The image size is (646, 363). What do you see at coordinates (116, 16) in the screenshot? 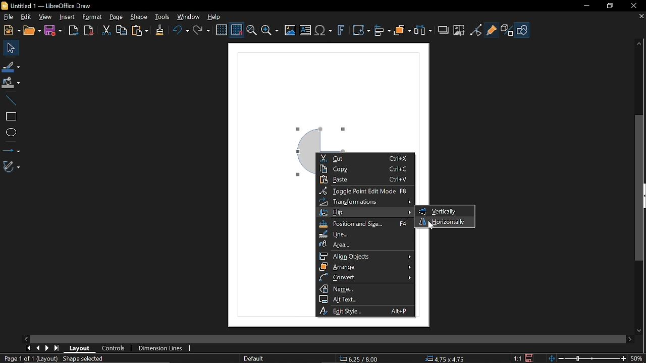
I see `page` at bounding box center [116, 16].